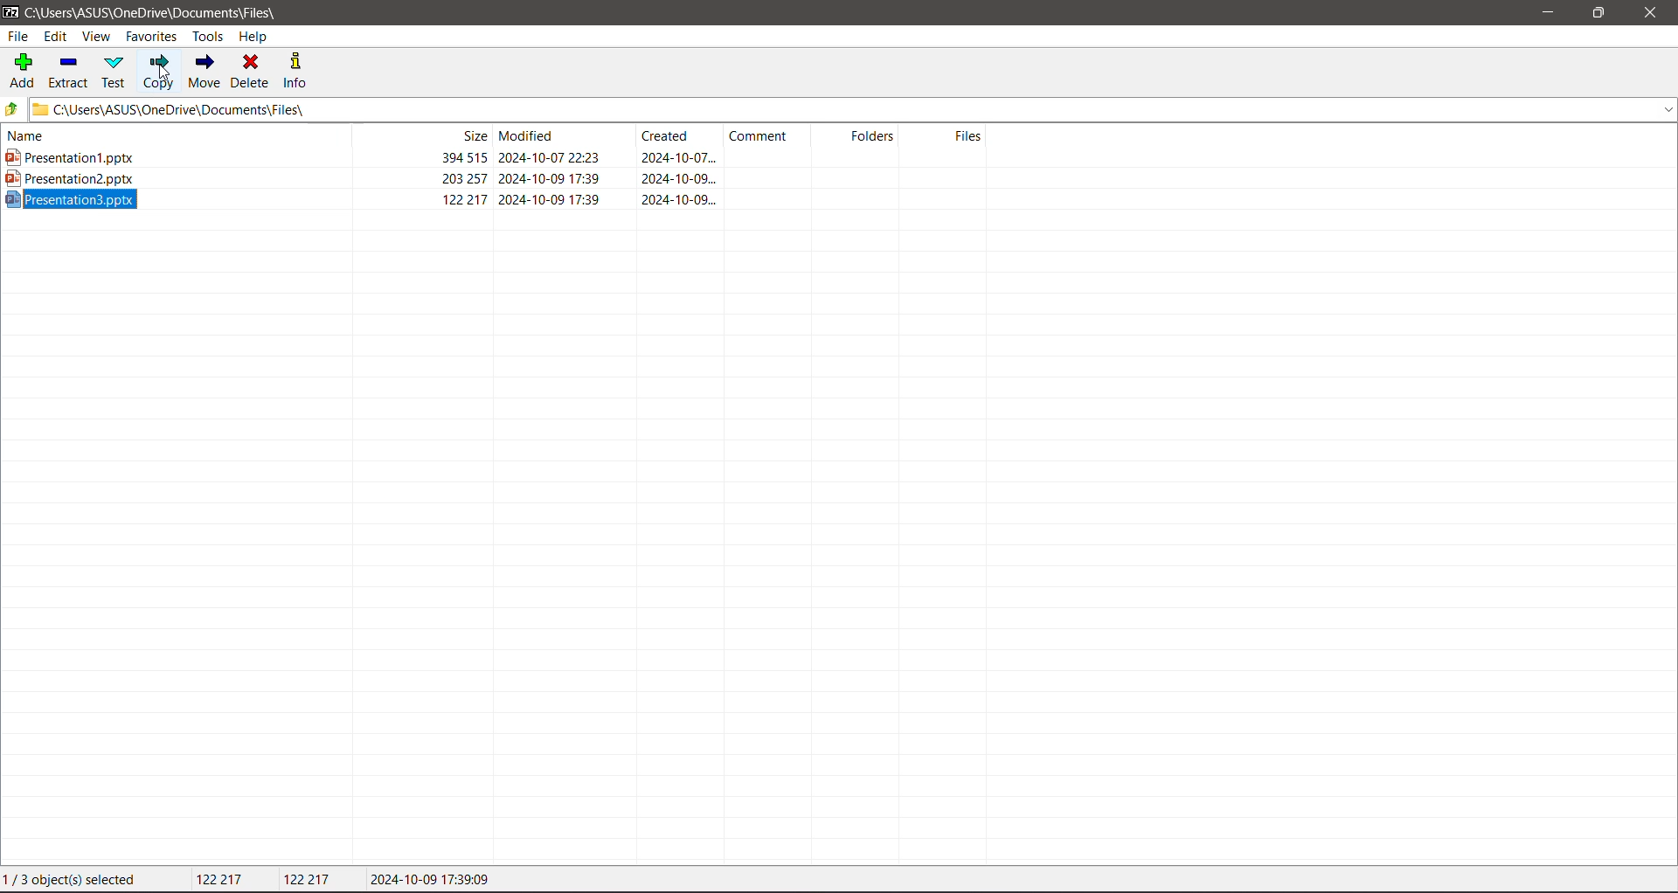 This screenshot has width=1678, height=893. What do you see at coordinates (950, 136) in the screenshot?
I see `Files` at bounding box center [950, 136].